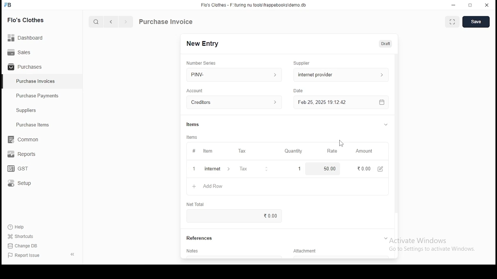 This screenshot has height=279, width=497. Describe the element at coordinates (363, 151) in the screenshot. I see `amount` at that location.